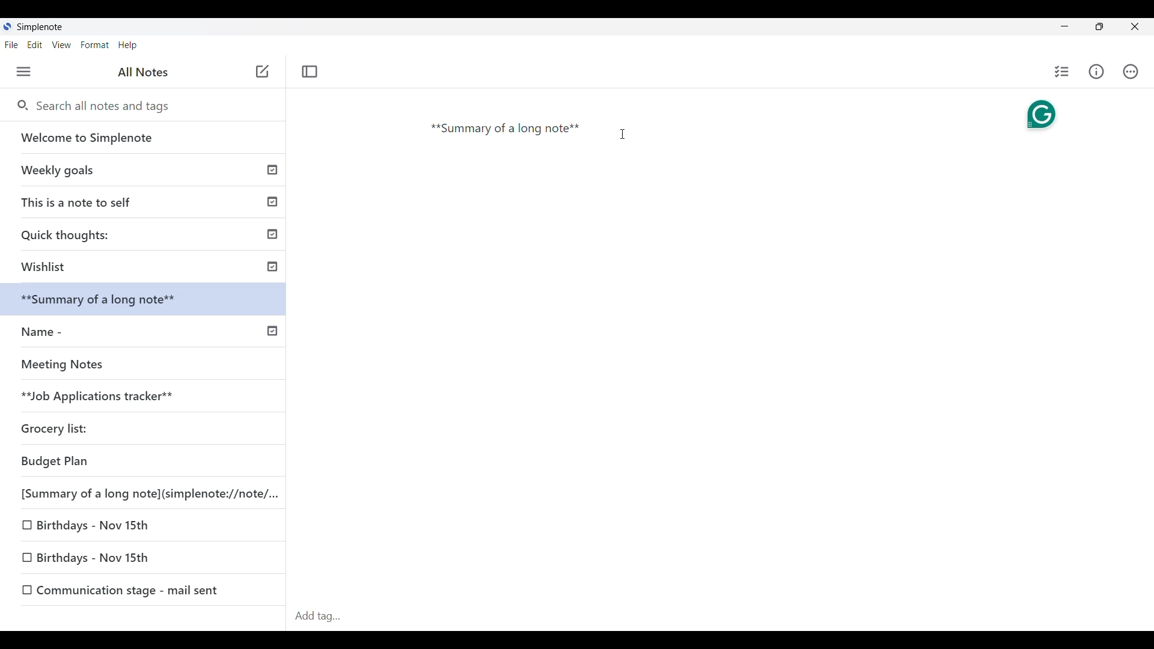 The image size is (1154, 649). What do you see at coordinates (261, 72) in the screenshot?
I see `Add note` at bounding box center [261, 72].